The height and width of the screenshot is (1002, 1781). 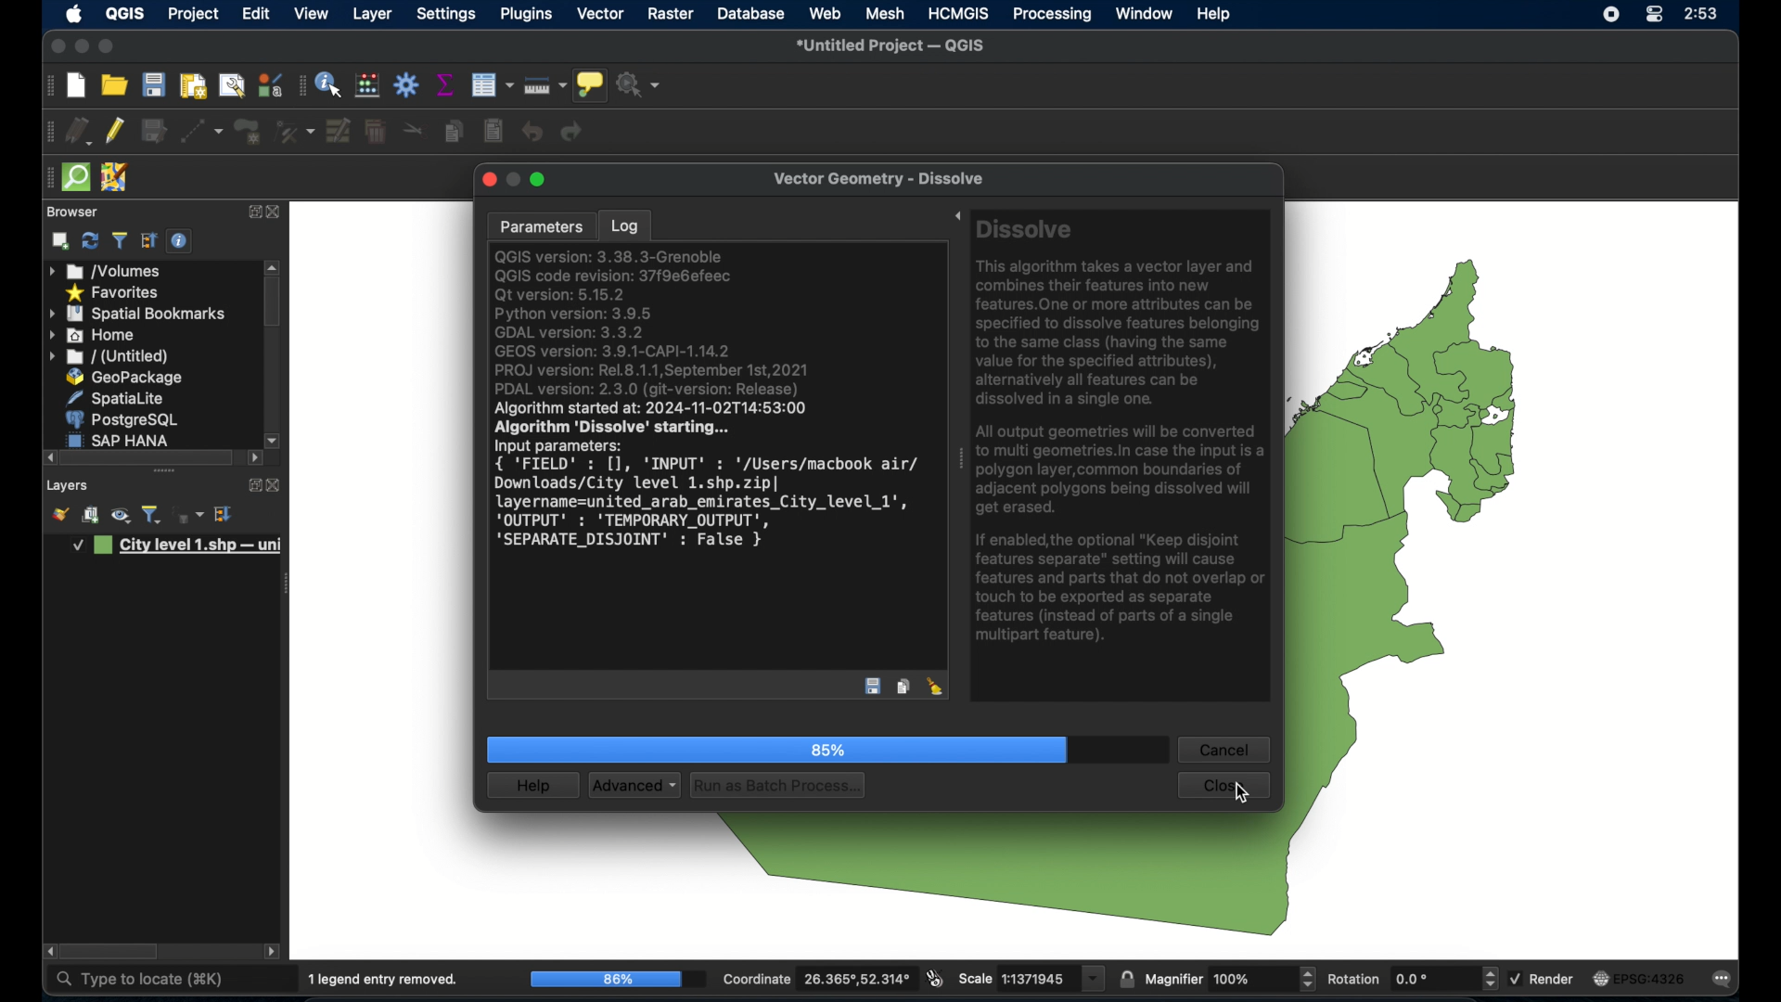 What do you see at coordinates (255, 14) in the screenshot?
I see `edit` at bounding box center [255, 14].